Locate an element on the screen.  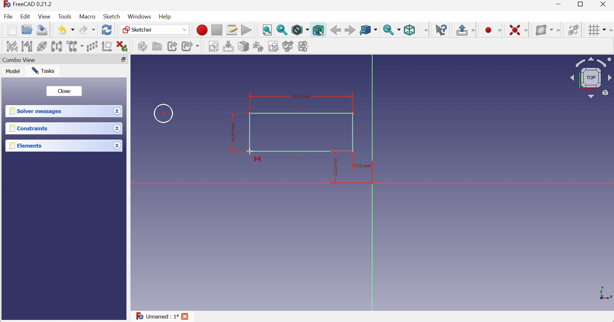
Bounding box is located at coordinates (318, 30).